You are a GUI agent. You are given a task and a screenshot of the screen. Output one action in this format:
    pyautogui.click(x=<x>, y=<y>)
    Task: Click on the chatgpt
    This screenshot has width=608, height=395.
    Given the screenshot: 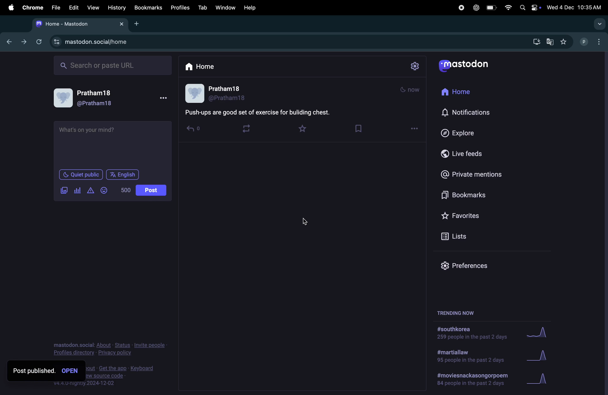 What is the action you would take?
    pyautogui.click(x=475, y=8)
    